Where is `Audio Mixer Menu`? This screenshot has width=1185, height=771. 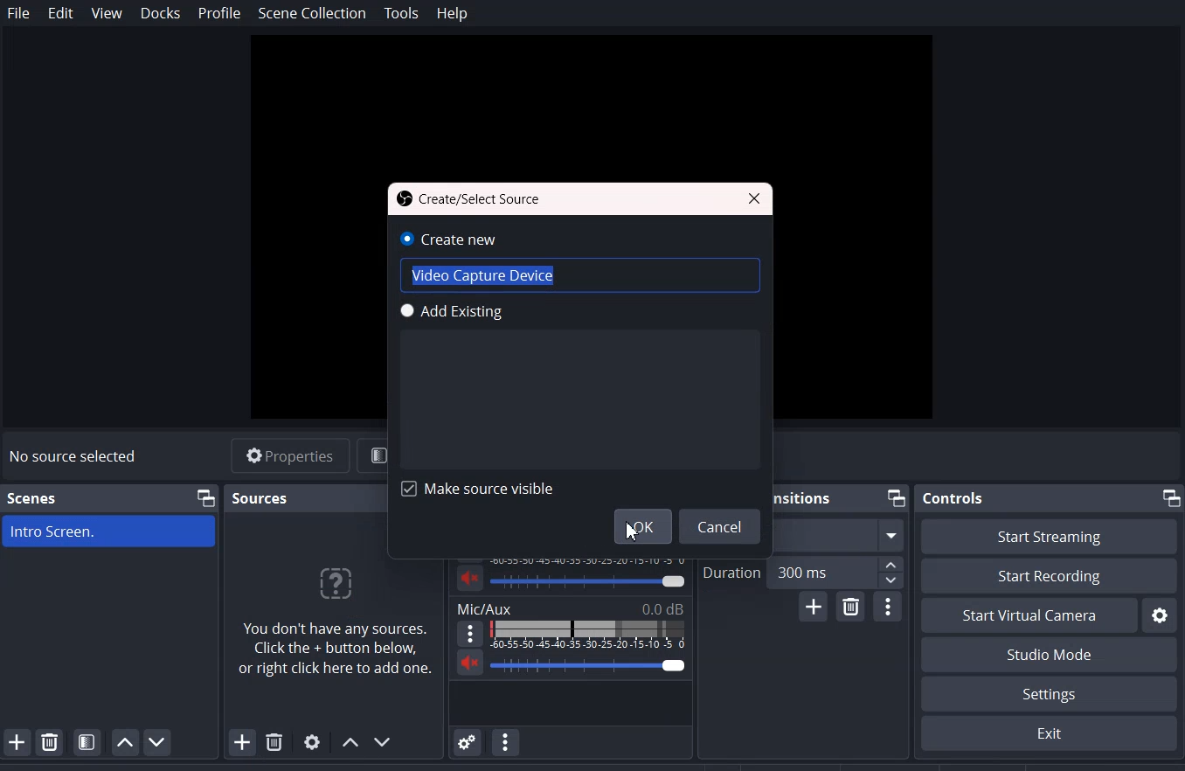
Audio Mixer Menu is located at coordinates (507, 741).